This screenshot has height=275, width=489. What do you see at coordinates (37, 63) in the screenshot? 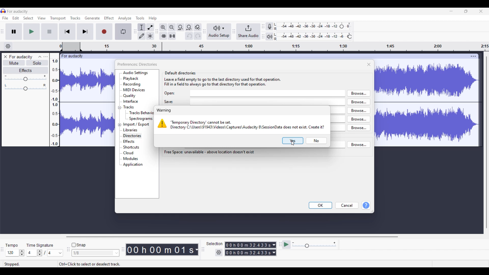
I see `Solo` at bounding box center [37, 63].